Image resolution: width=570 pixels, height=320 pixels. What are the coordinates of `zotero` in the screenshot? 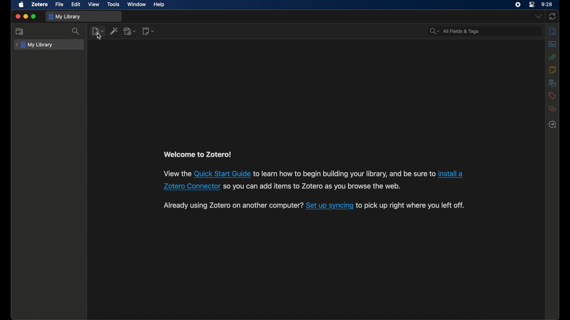 It's located at (39, 5).